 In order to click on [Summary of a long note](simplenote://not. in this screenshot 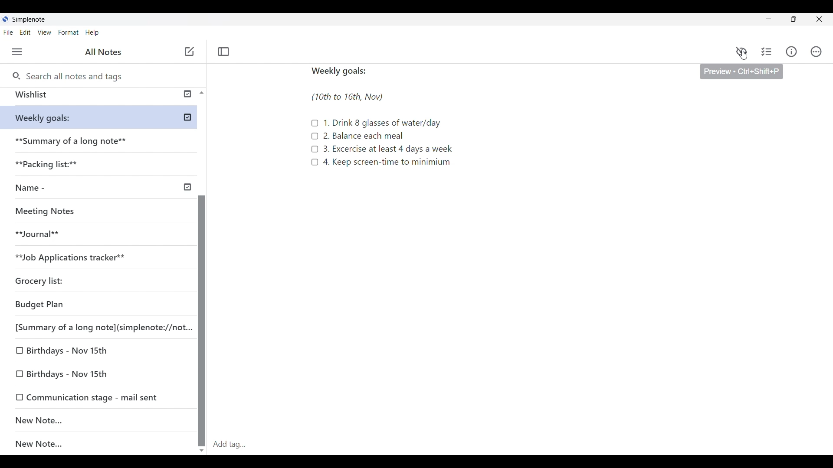, I will do `click(98, 327)`.